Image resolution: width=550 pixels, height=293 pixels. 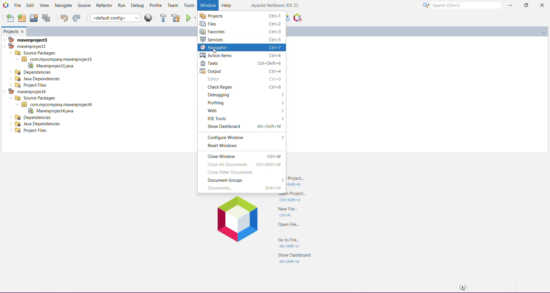 What do you see at coordinates (243, 79) in the screenshot?
I see `Editor` at bounding box center [243, 79].